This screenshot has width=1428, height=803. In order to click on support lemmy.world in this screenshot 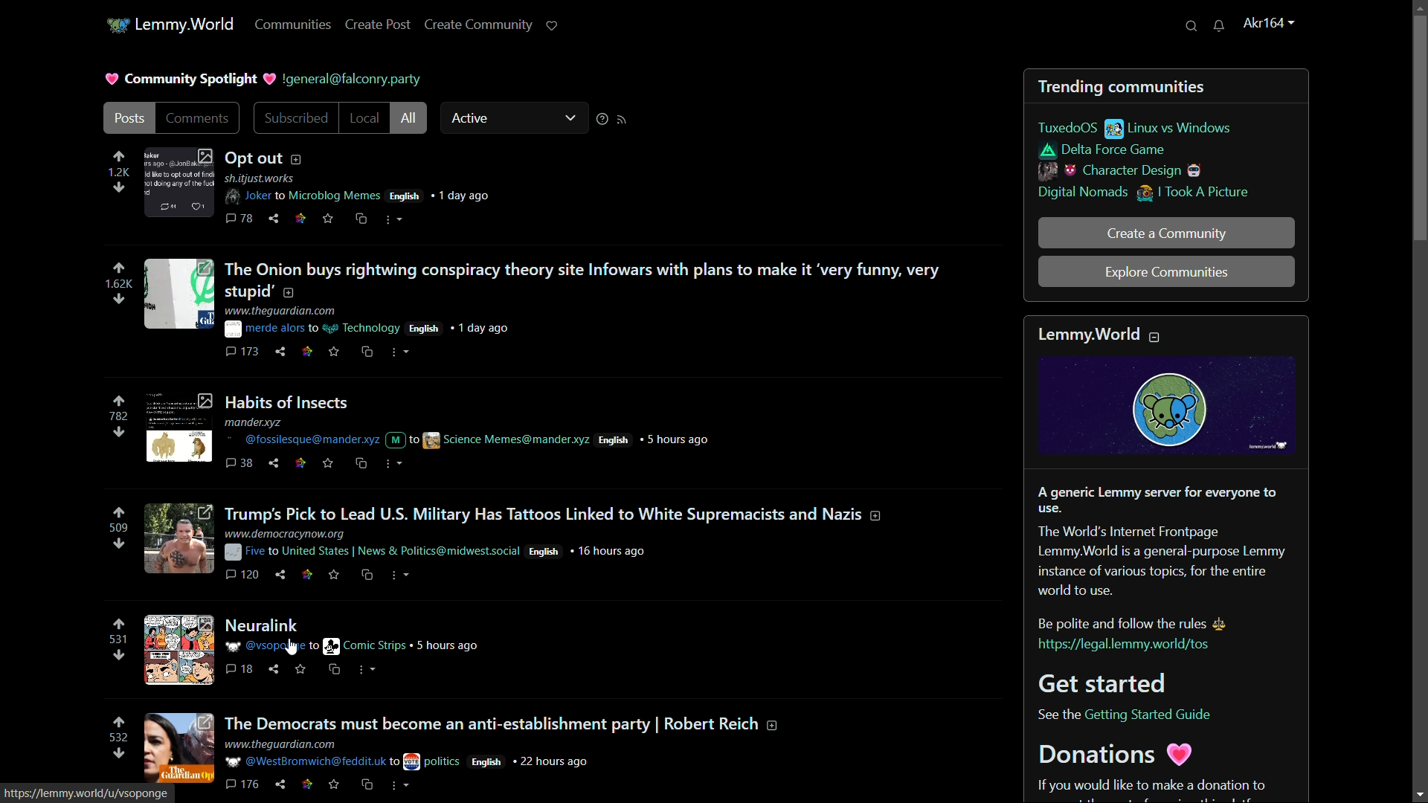, I will do `click(552, 26)`.